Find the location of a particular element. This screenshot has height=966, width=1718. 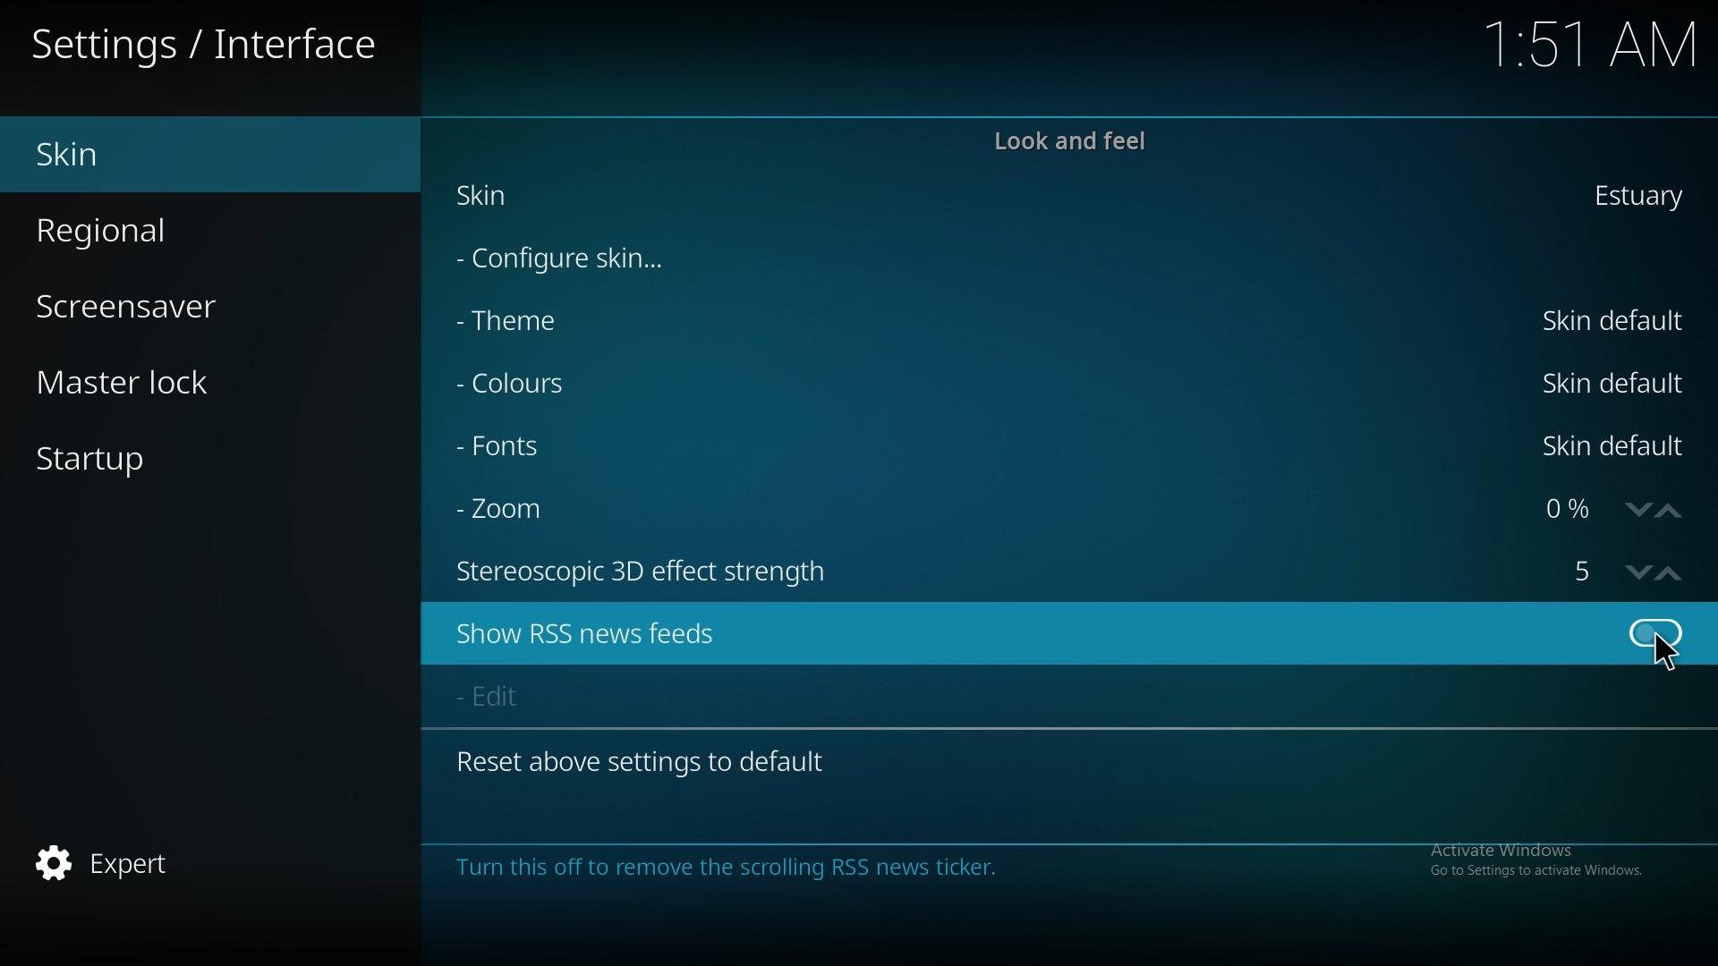

skin is located at coordinates (131, 155).